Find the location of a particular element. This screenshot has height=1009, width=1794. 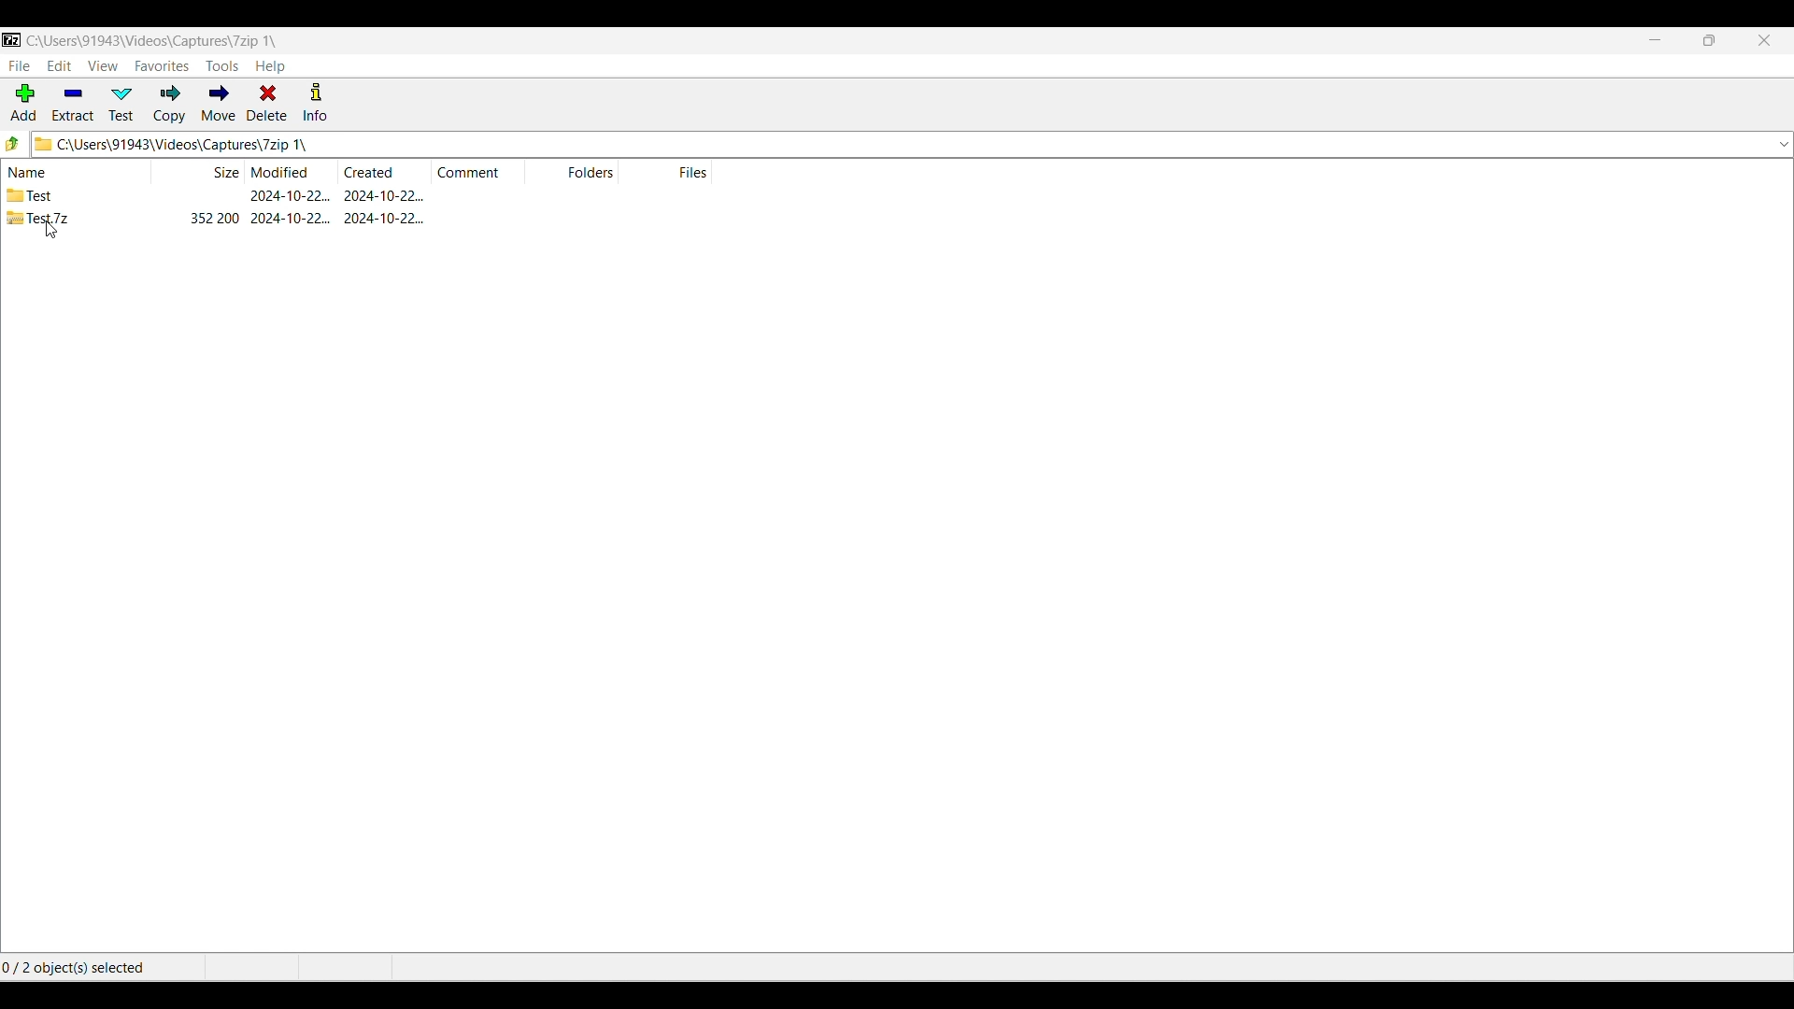

Add is located at coordinates (24, 103).